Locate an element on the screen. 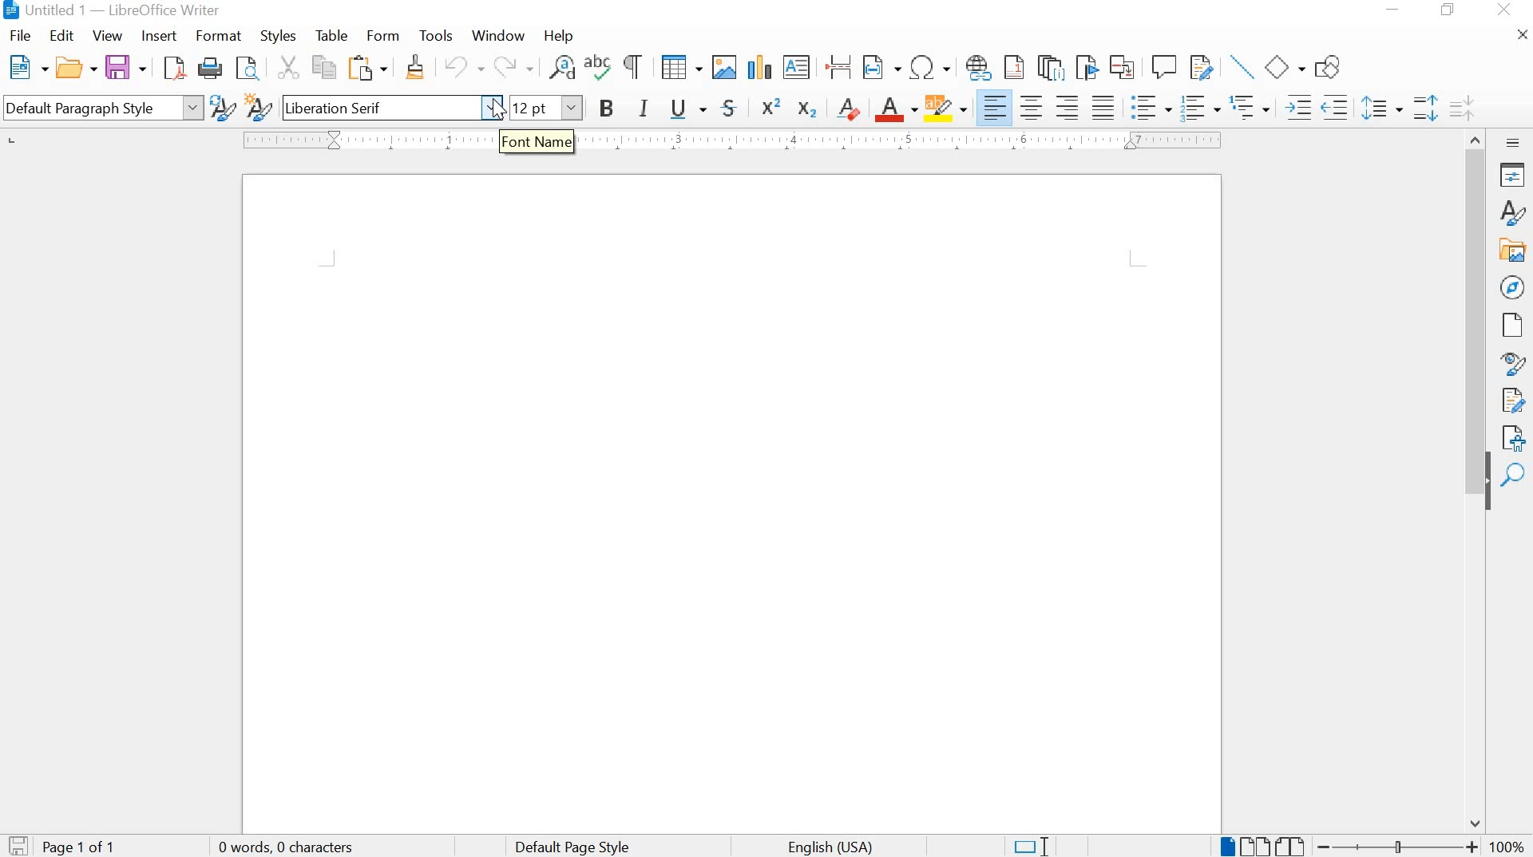 The height and width of the screenshot is (857, 1533). INSERT FOOTNOTE is located at coordinates (1015, 69).